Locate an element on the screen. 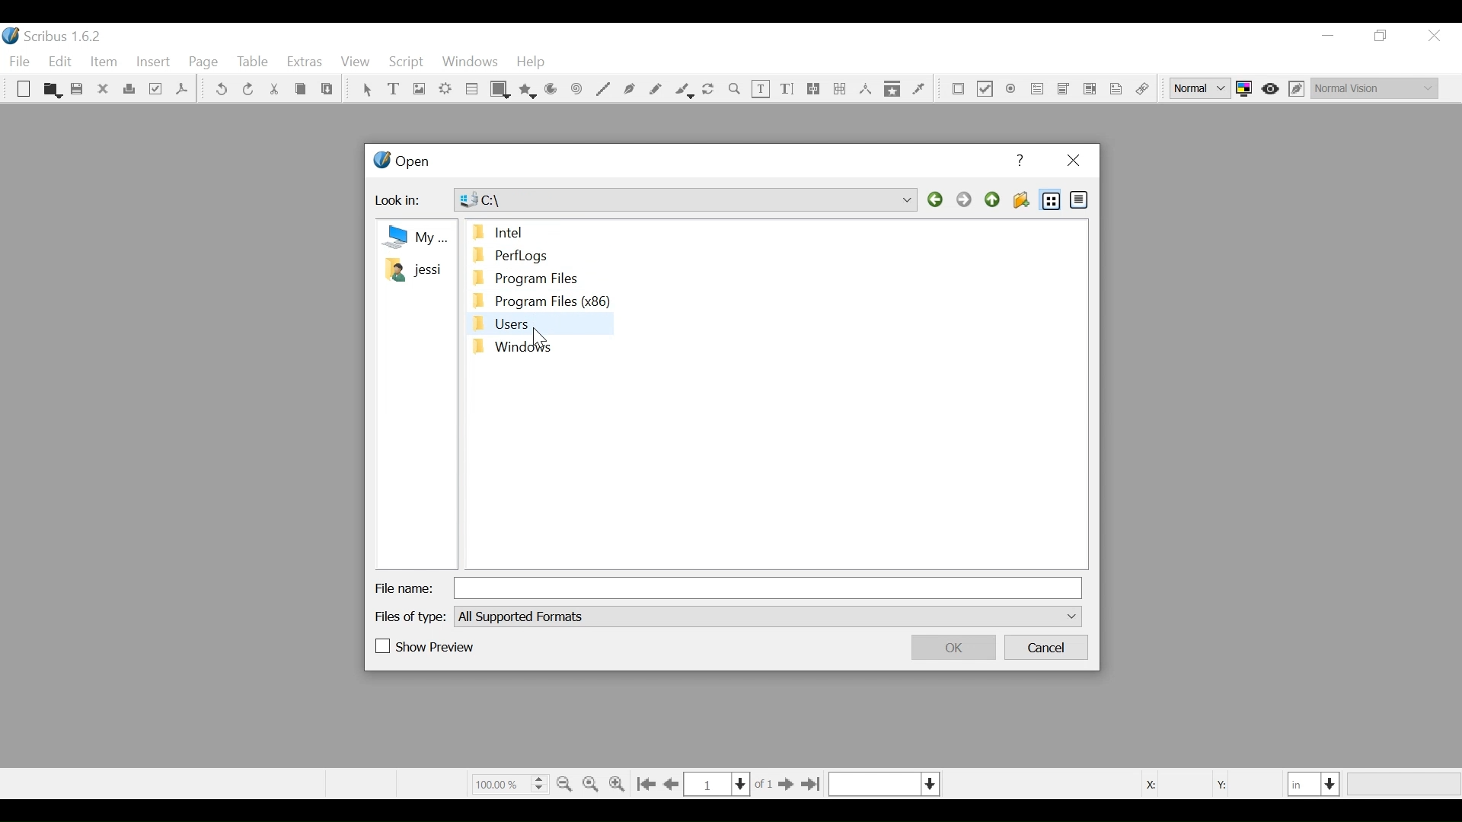  Save is located at coordinates (78, 91).